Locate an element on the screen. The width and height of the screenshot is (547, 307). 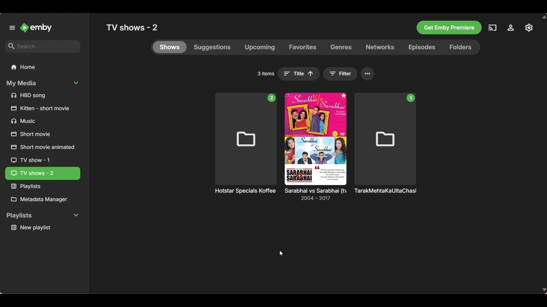
Collapse My Media is located at coordinates (42, 84).